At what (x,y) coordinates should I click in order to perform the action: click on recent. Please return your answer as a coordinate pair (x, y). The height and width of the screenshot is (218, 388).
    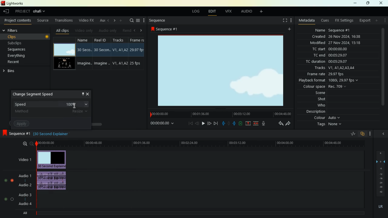
    Looking at the image, I should click on (18, 62).